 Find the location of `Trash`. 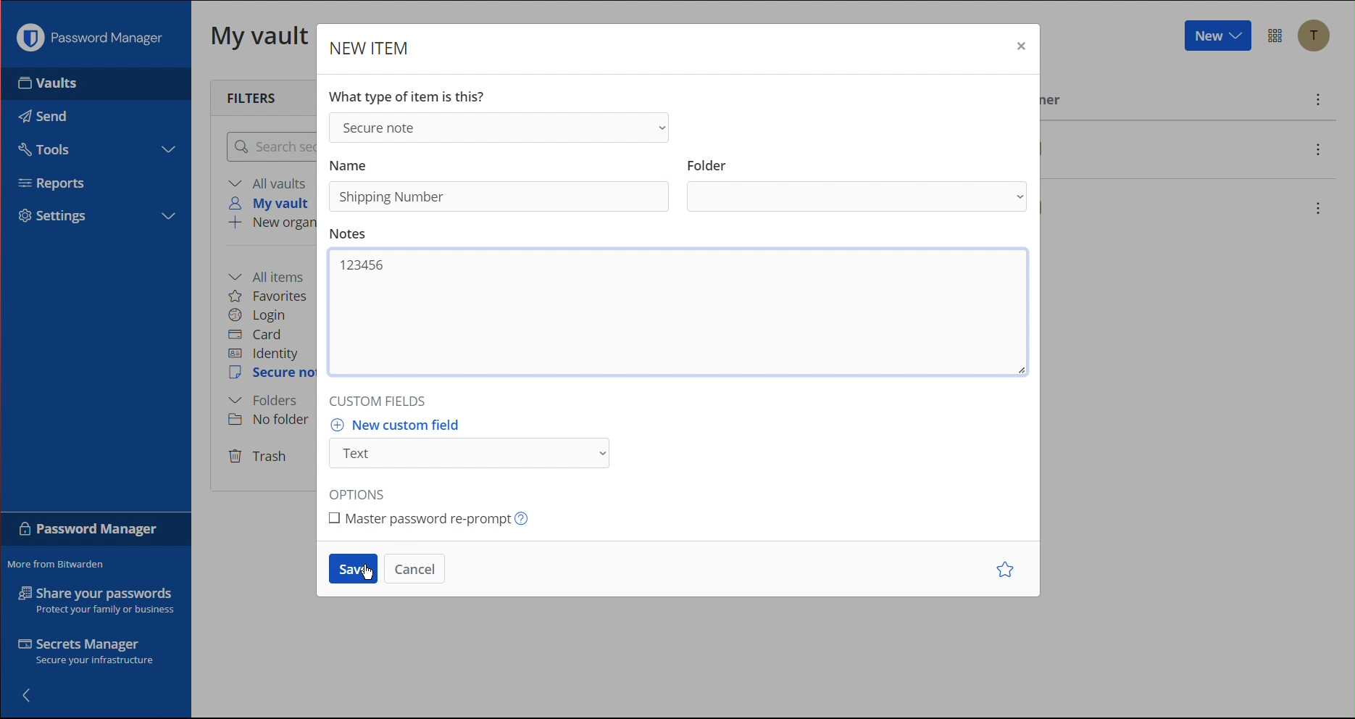

Trash is located at coordinates (260, 457).